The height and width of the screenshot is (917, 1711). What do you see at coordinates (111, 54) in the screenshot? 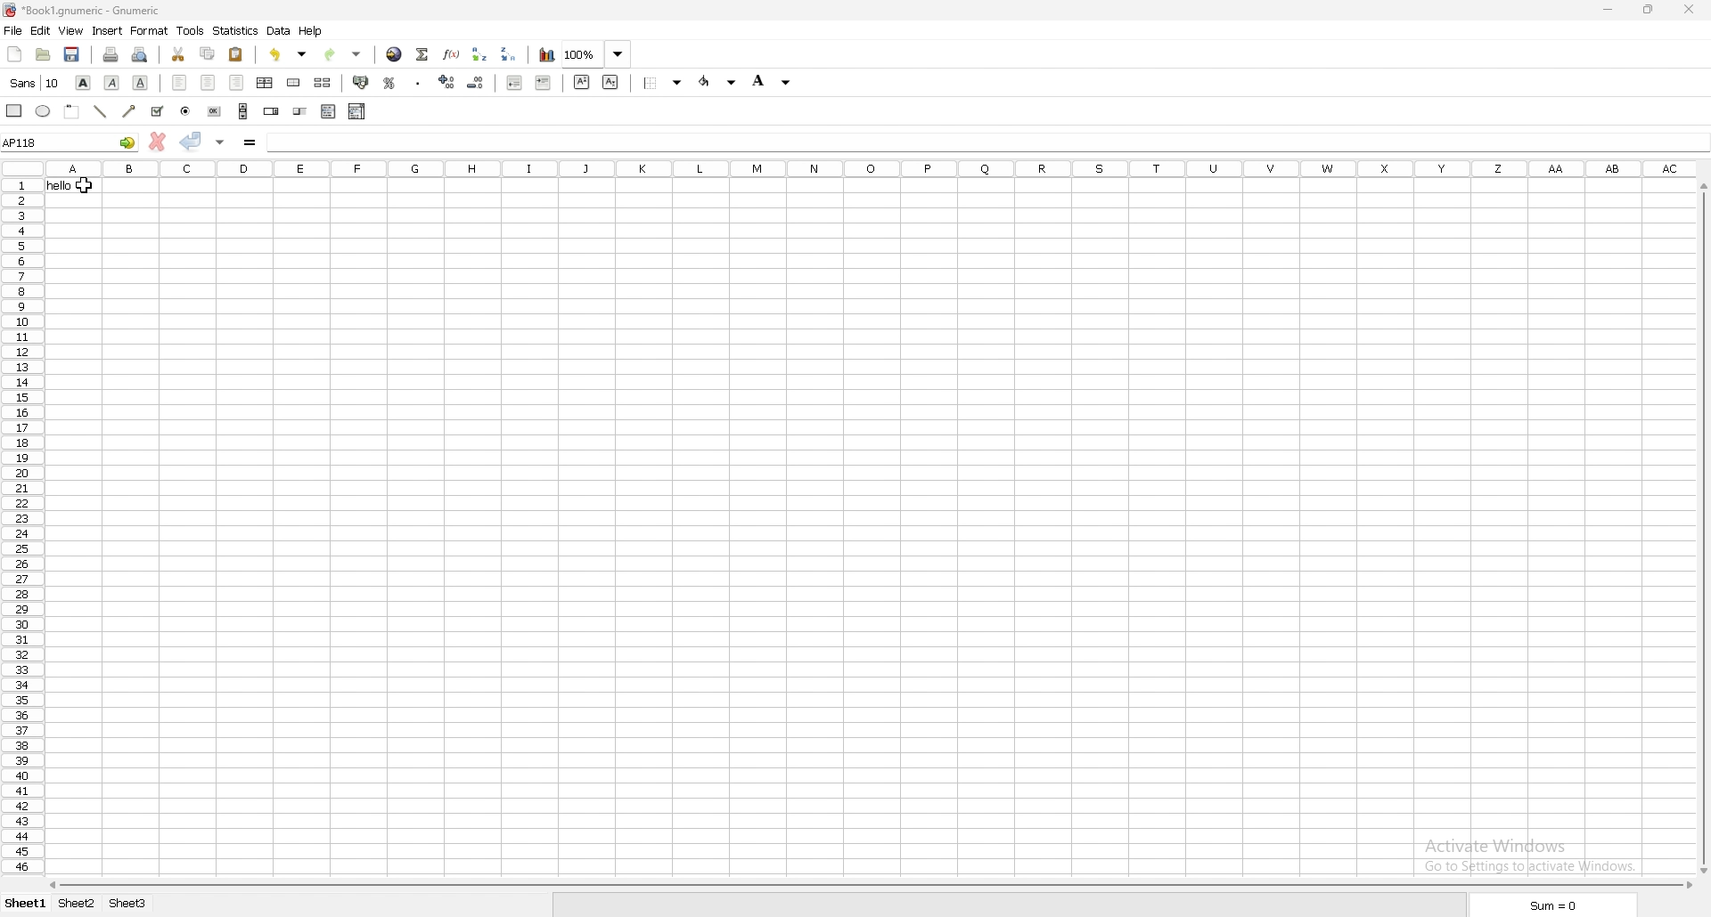
I see `print` at bounding box center [111, 54].